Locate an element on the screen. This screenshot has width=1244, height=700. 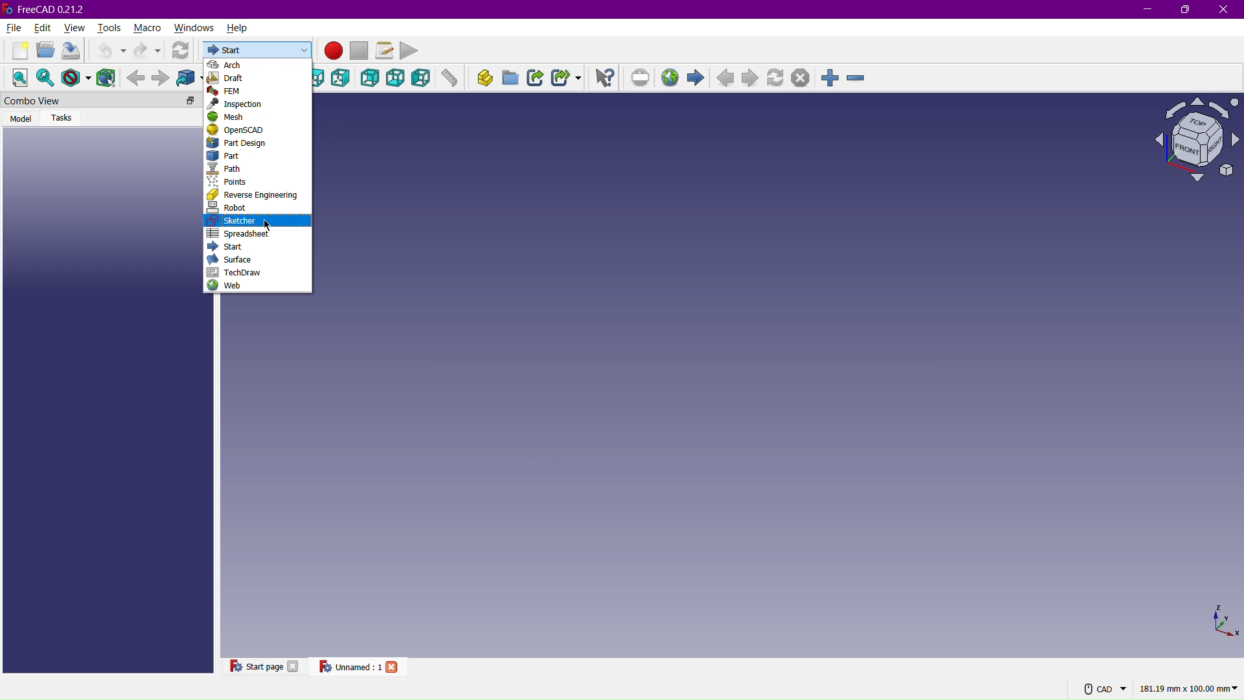
Next page is located at coordinates (752, 79).